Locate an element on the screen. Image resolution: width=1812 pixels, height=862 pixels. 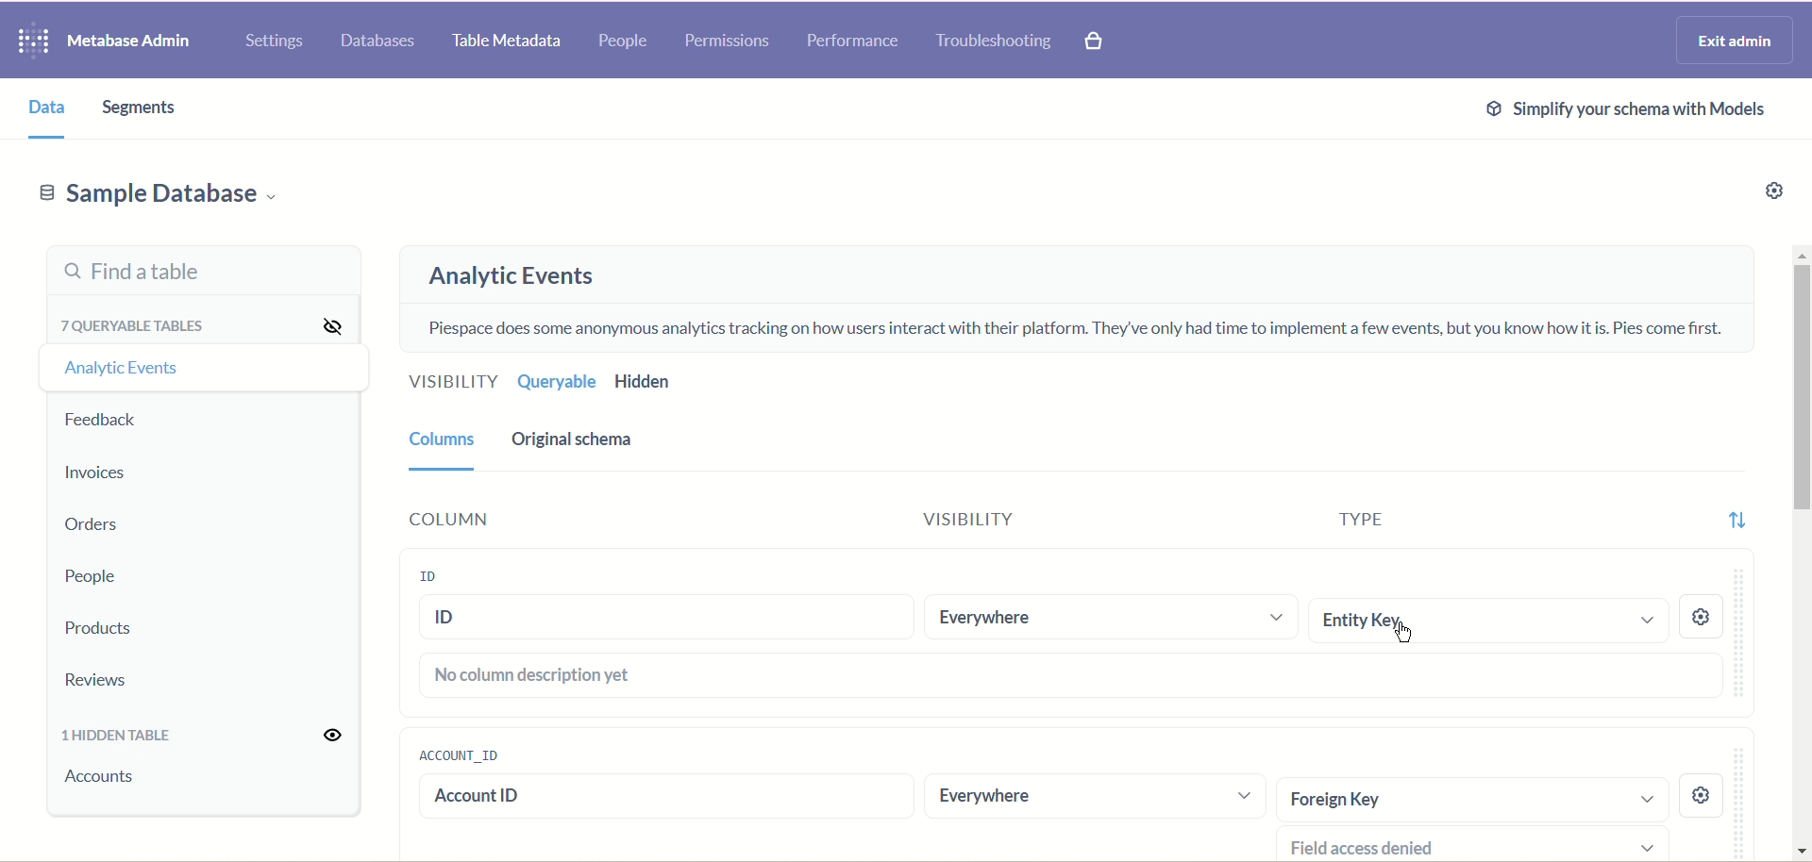
permissions is located at coordinates (729, 41).